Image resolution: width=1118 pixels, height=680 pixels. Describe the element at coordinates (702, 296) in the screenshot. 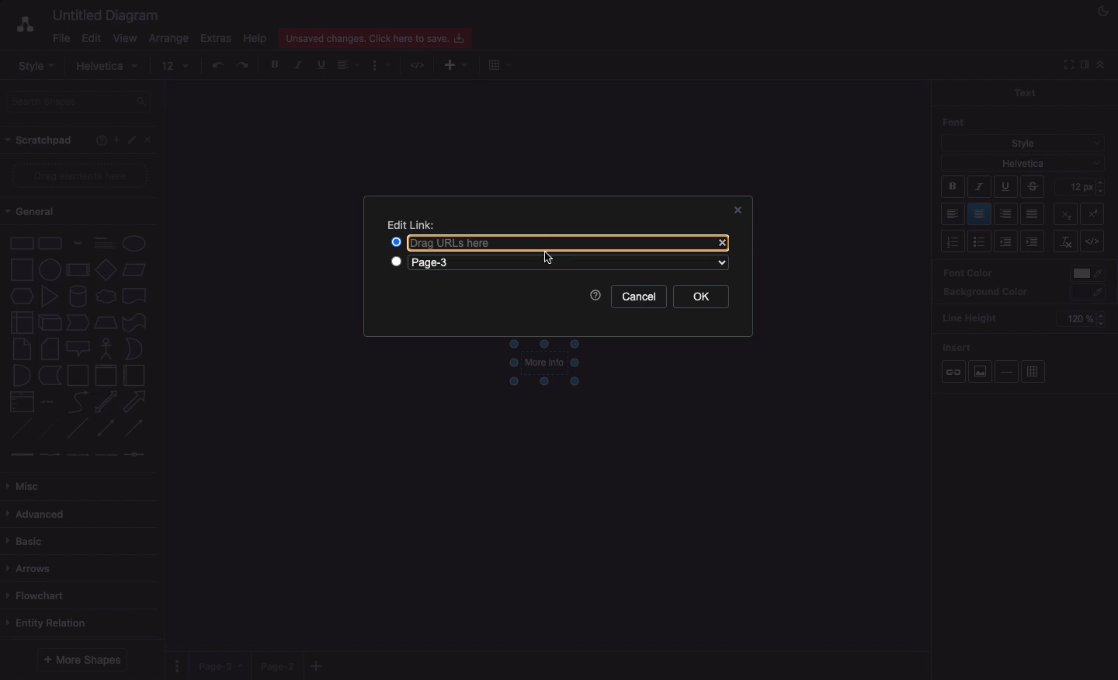

I see `Ok` at that location.